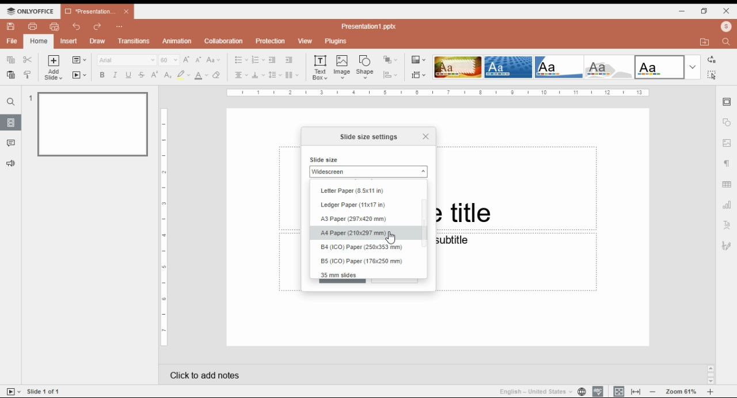 The width and height of the screenshot is (737, 398). Describe the element at coordinates (38, 41) in the screenshot. I see `home` at that location.